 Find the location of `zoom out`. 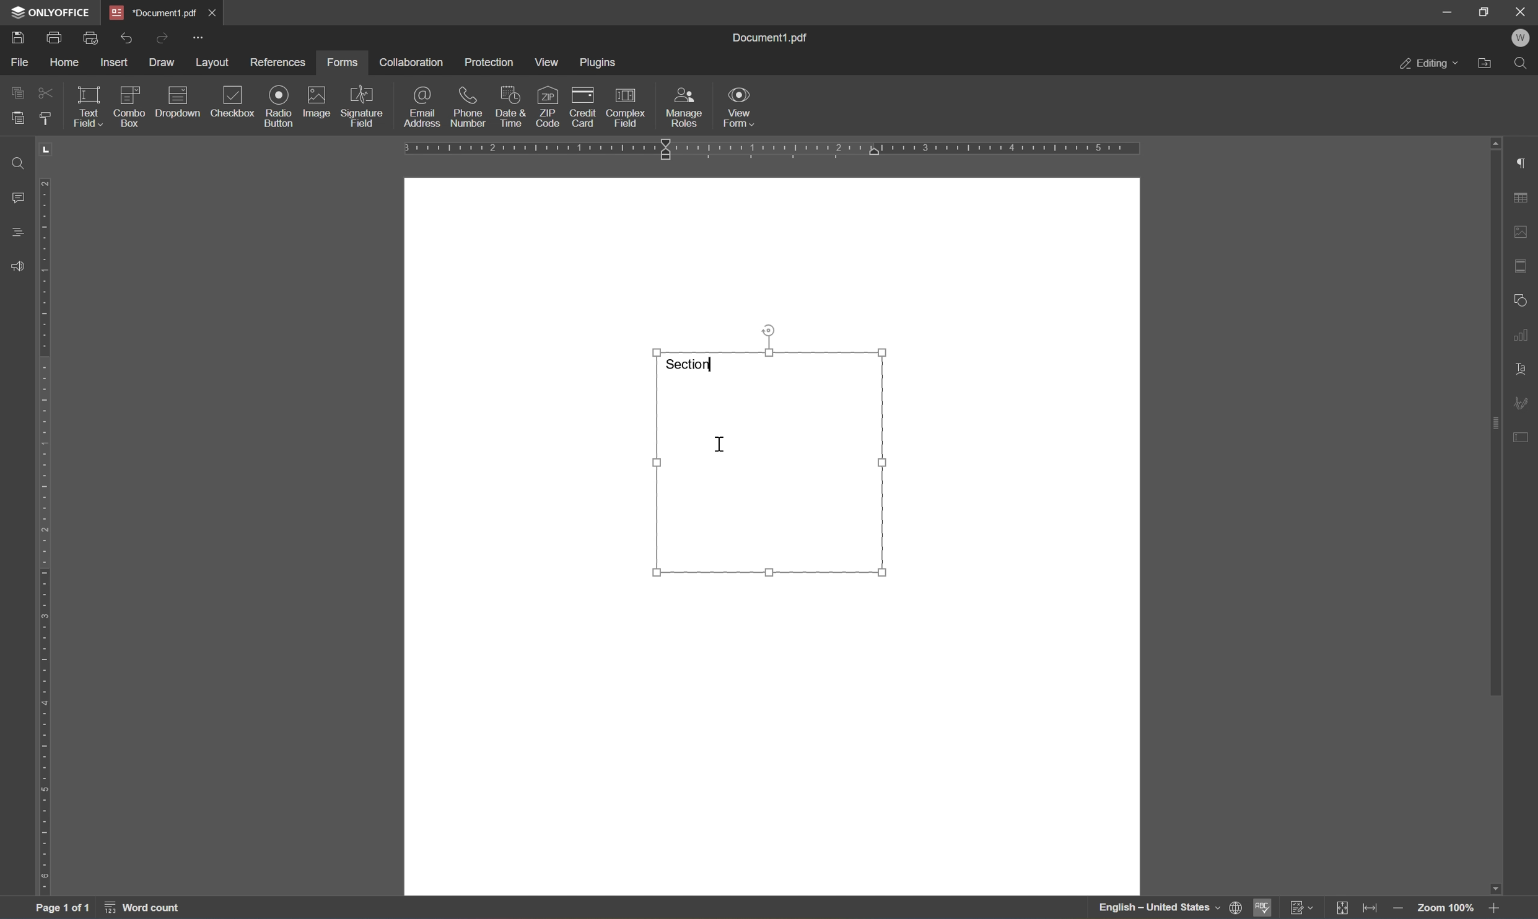

zoom out is located at coordinates (1402, 908).